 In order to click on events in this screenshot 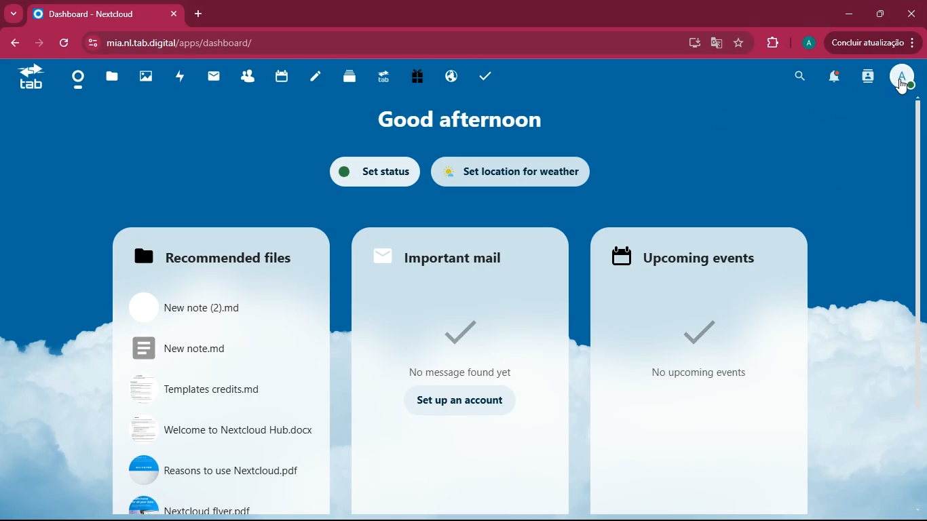, I will do `click(706, 352)`.